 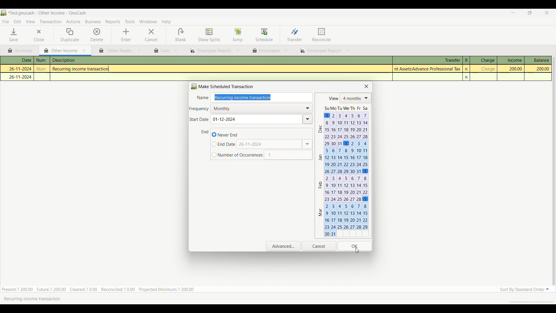 What do you see at coordinates (36, 299) in the screenshot?
I see `Recurring income transaction` at bounding box center [36, 299].